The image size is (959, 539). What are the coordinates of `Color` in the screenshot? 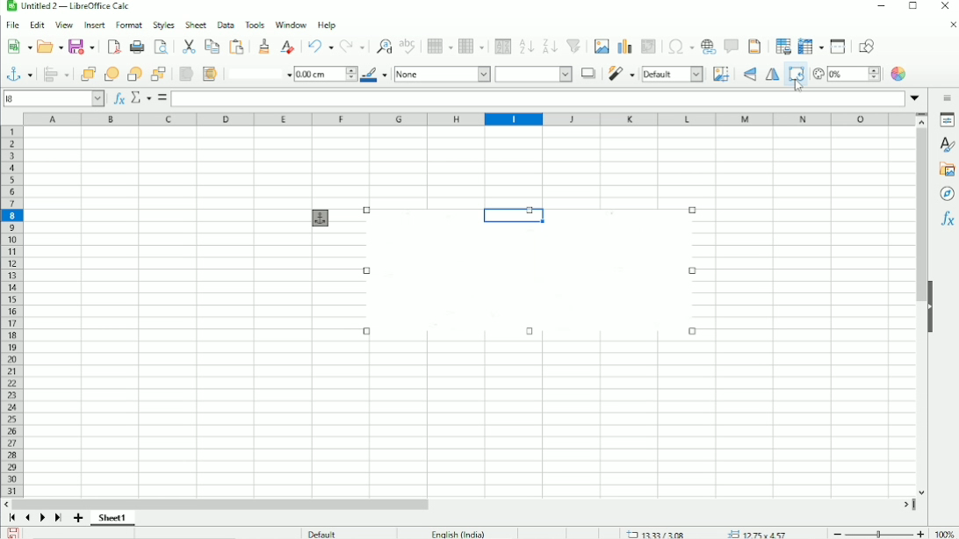 It's located at (899, 74).